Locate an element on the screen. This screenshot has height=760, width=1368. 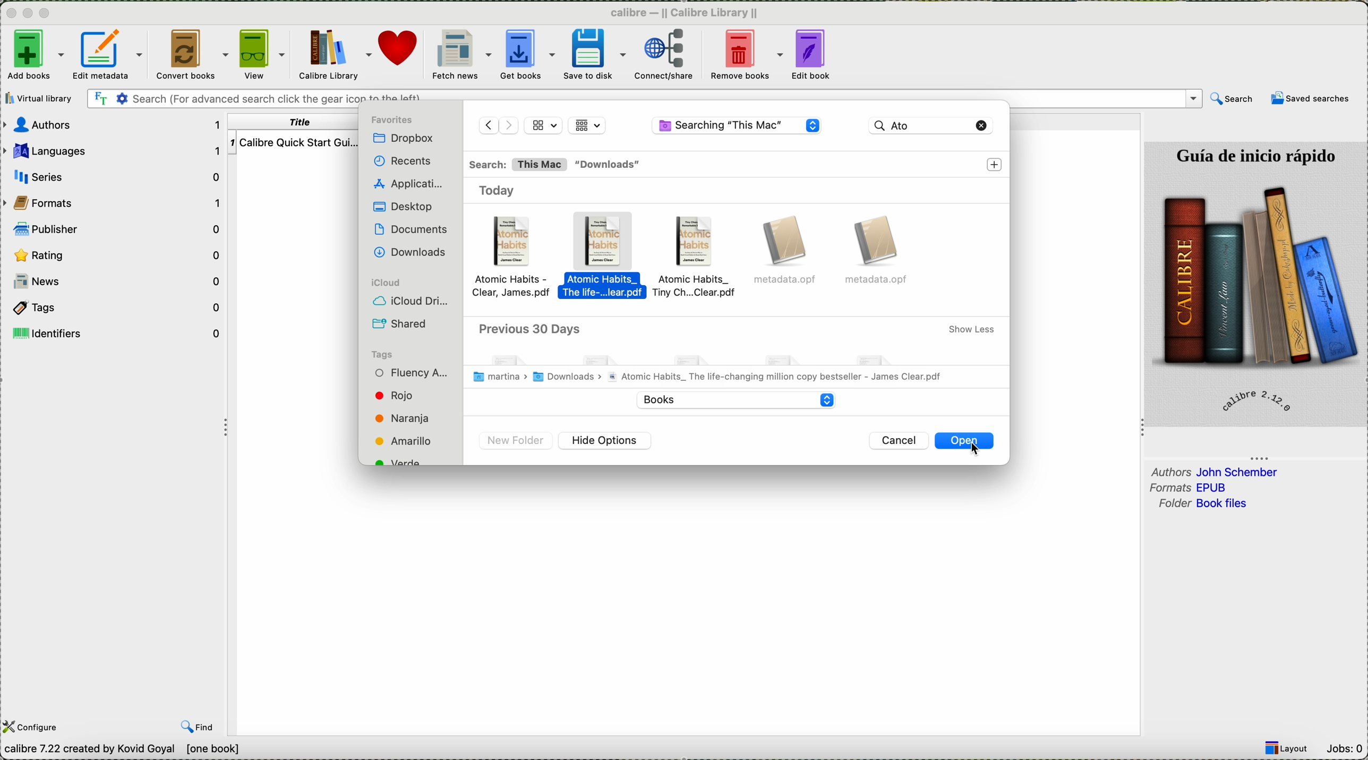
file is located at coordinates (607, 259).